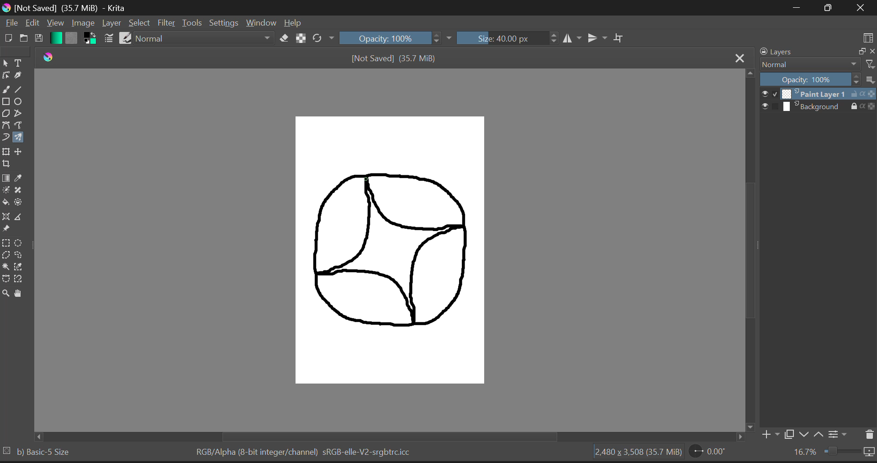 Image resolution: width=877 pixels, height=463 pixels. Describe the element at coordinates (6, 267) in the screenshot. I see `Continuous Selection` at that location.